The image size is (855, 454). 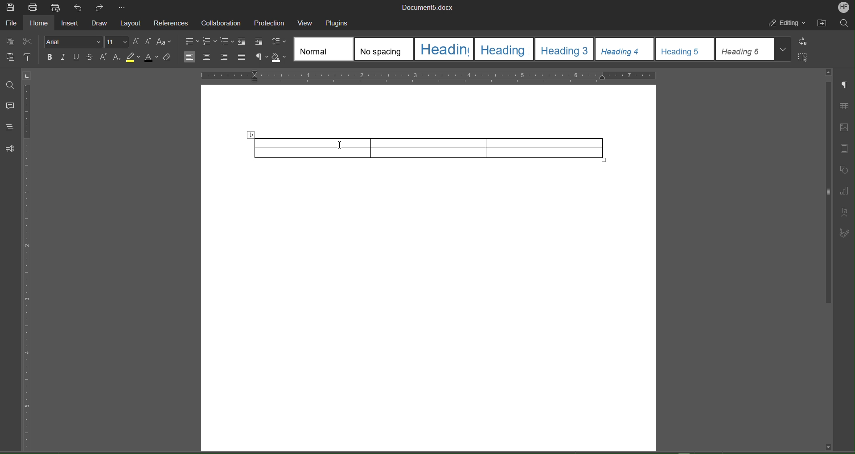 What do you see at coordinates (27, 75) in the screenshot?
I see `page orientation` at bounding box center [27, 75].